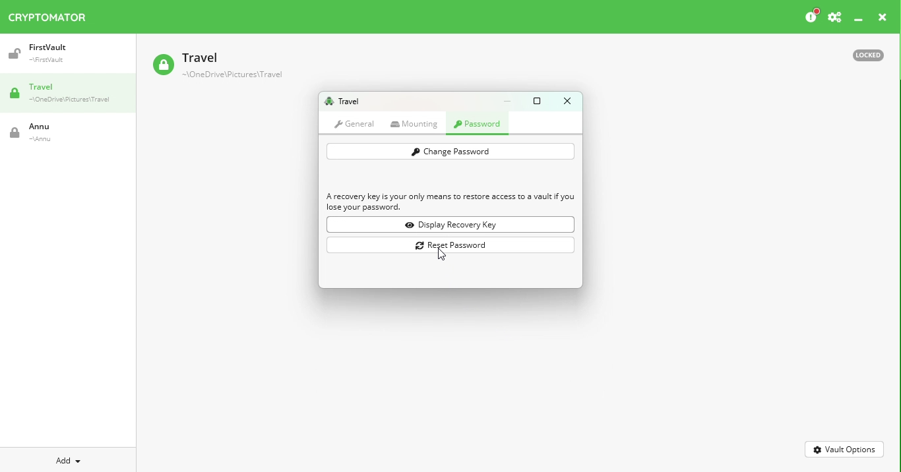 The width and height of the screenshot is (901, 472). I want to click on Minimize, so click(859, 20).